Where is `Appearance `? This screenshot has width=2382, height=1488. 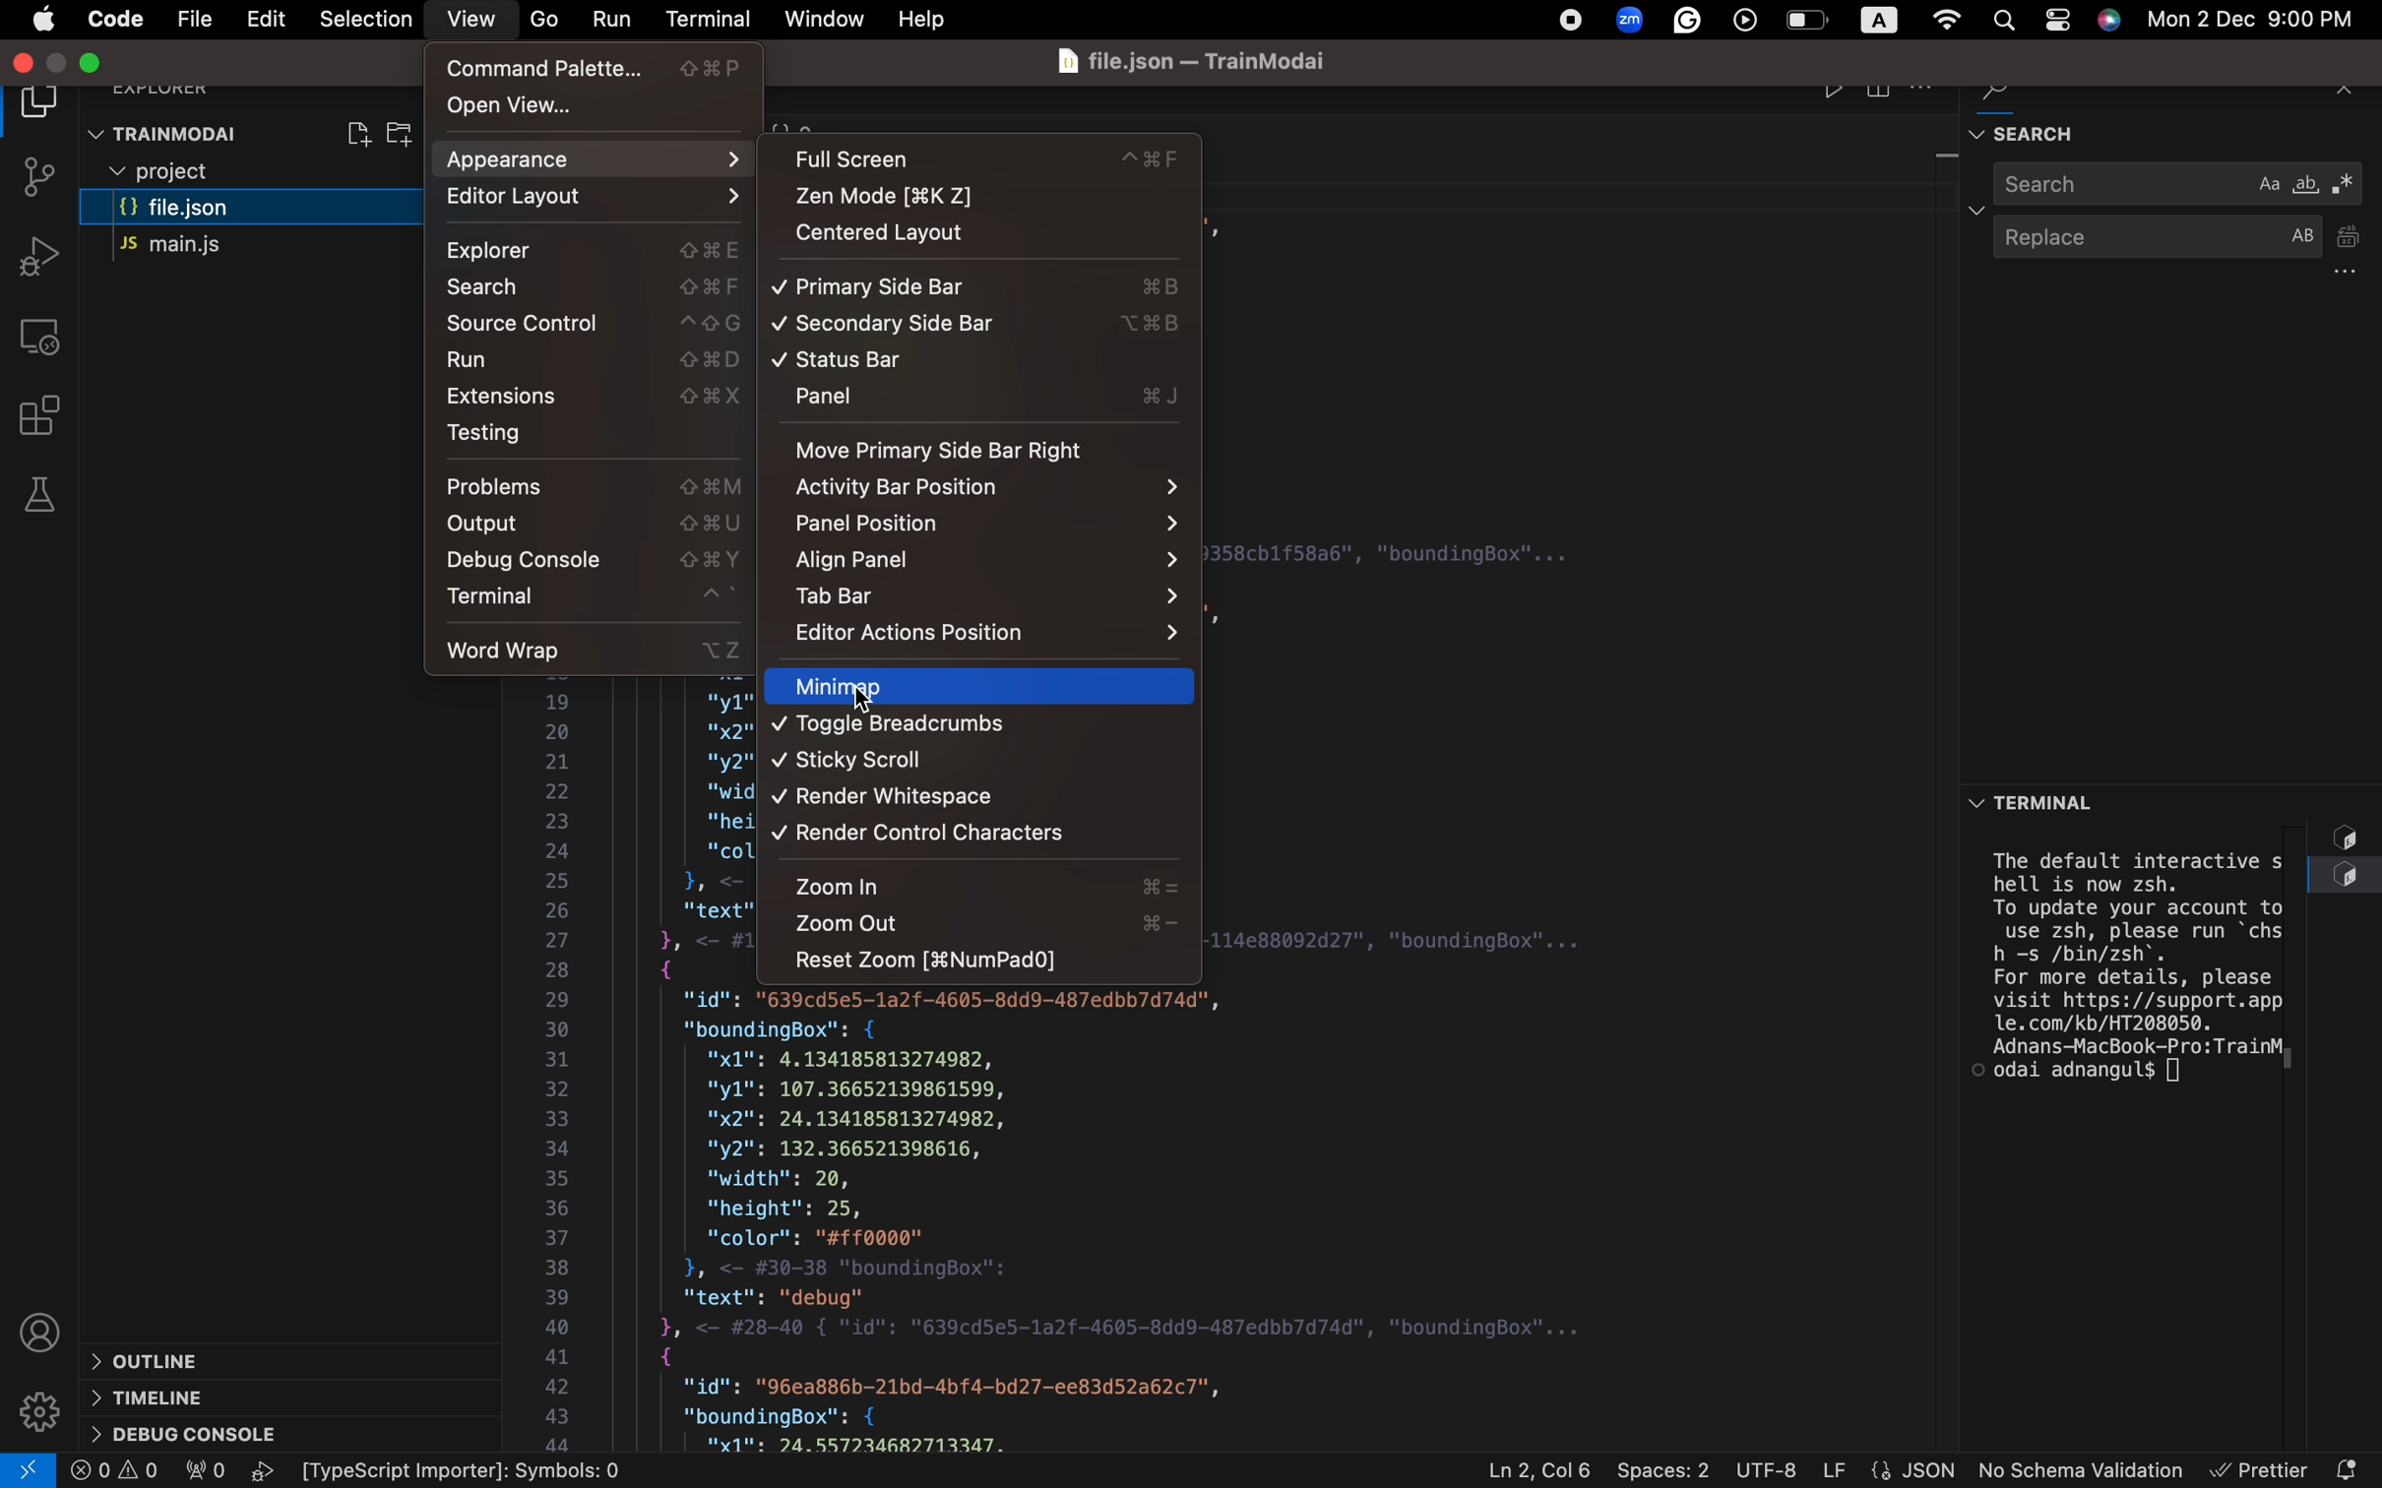
Appearance  is located at coordinates (599, 159).